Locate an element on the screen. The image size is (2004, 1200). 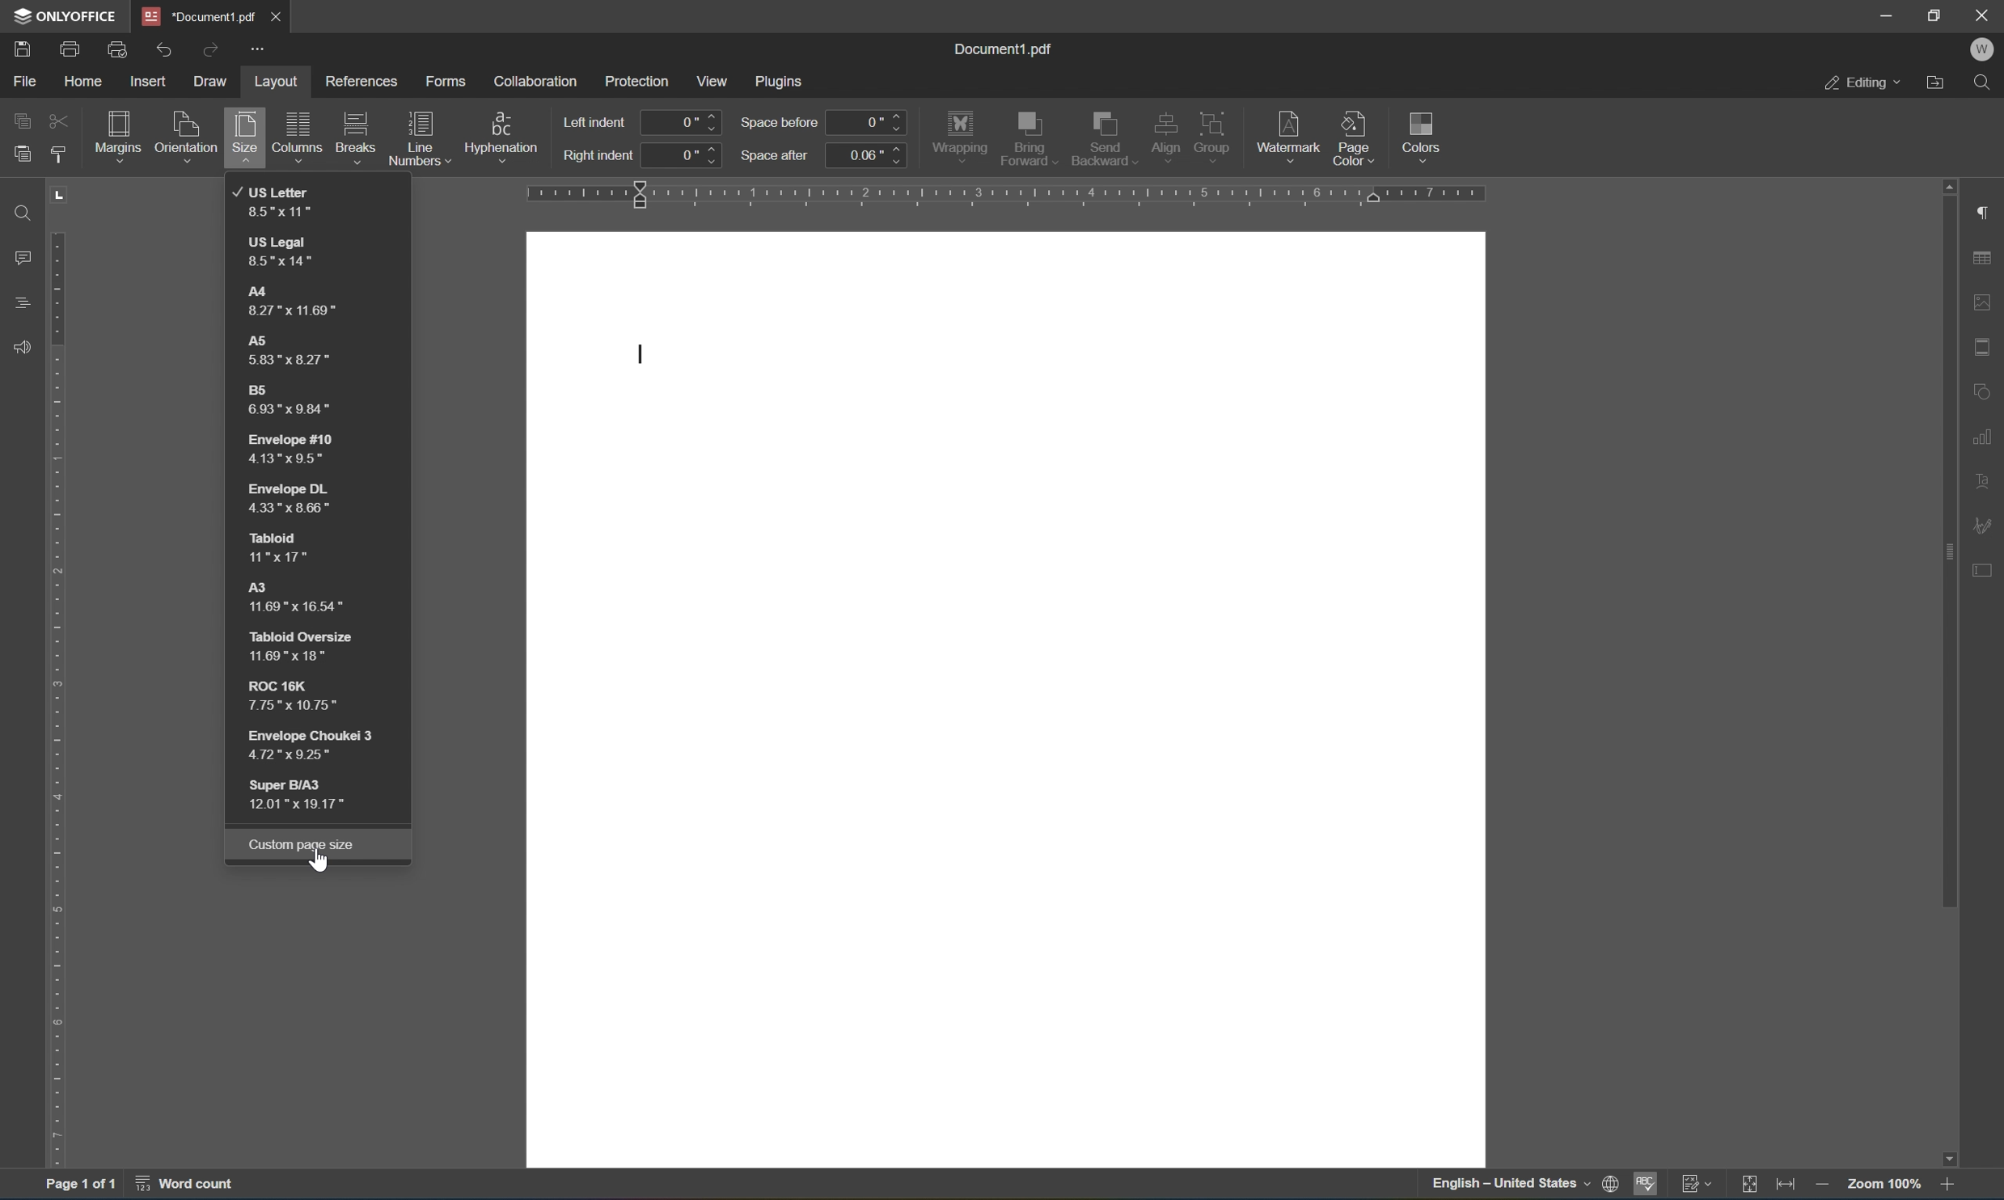
file is located at coordinates (25, 80).